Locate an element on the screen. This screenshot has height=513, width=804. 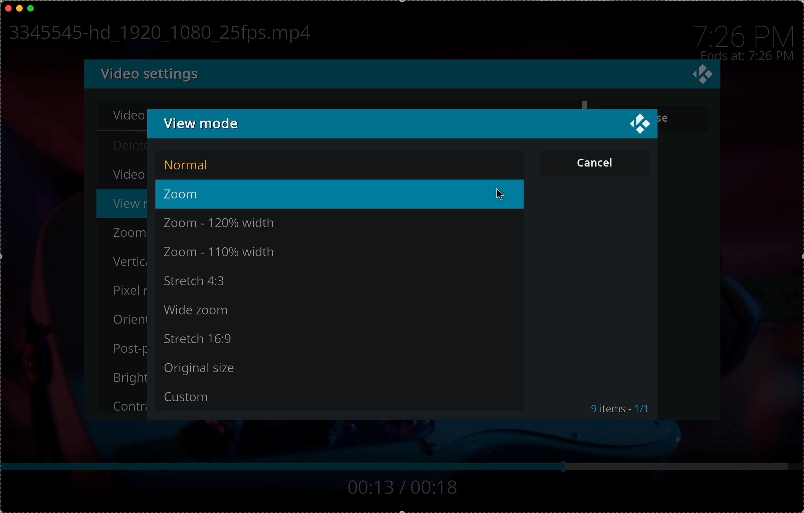
stretch 16:9 is located at coordinates (198, 340).